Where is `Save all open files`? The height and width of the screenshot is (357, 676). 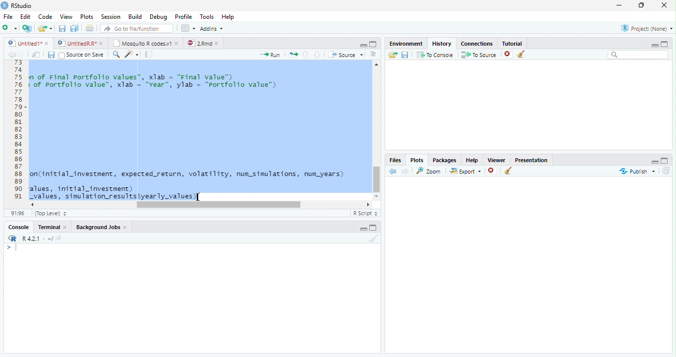
Save all open files is located at coordinates (74, 28).